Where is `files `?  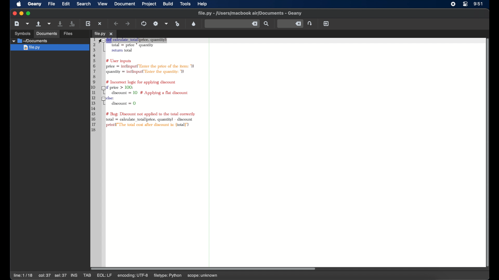 files  is located at coordinates (69, 33).